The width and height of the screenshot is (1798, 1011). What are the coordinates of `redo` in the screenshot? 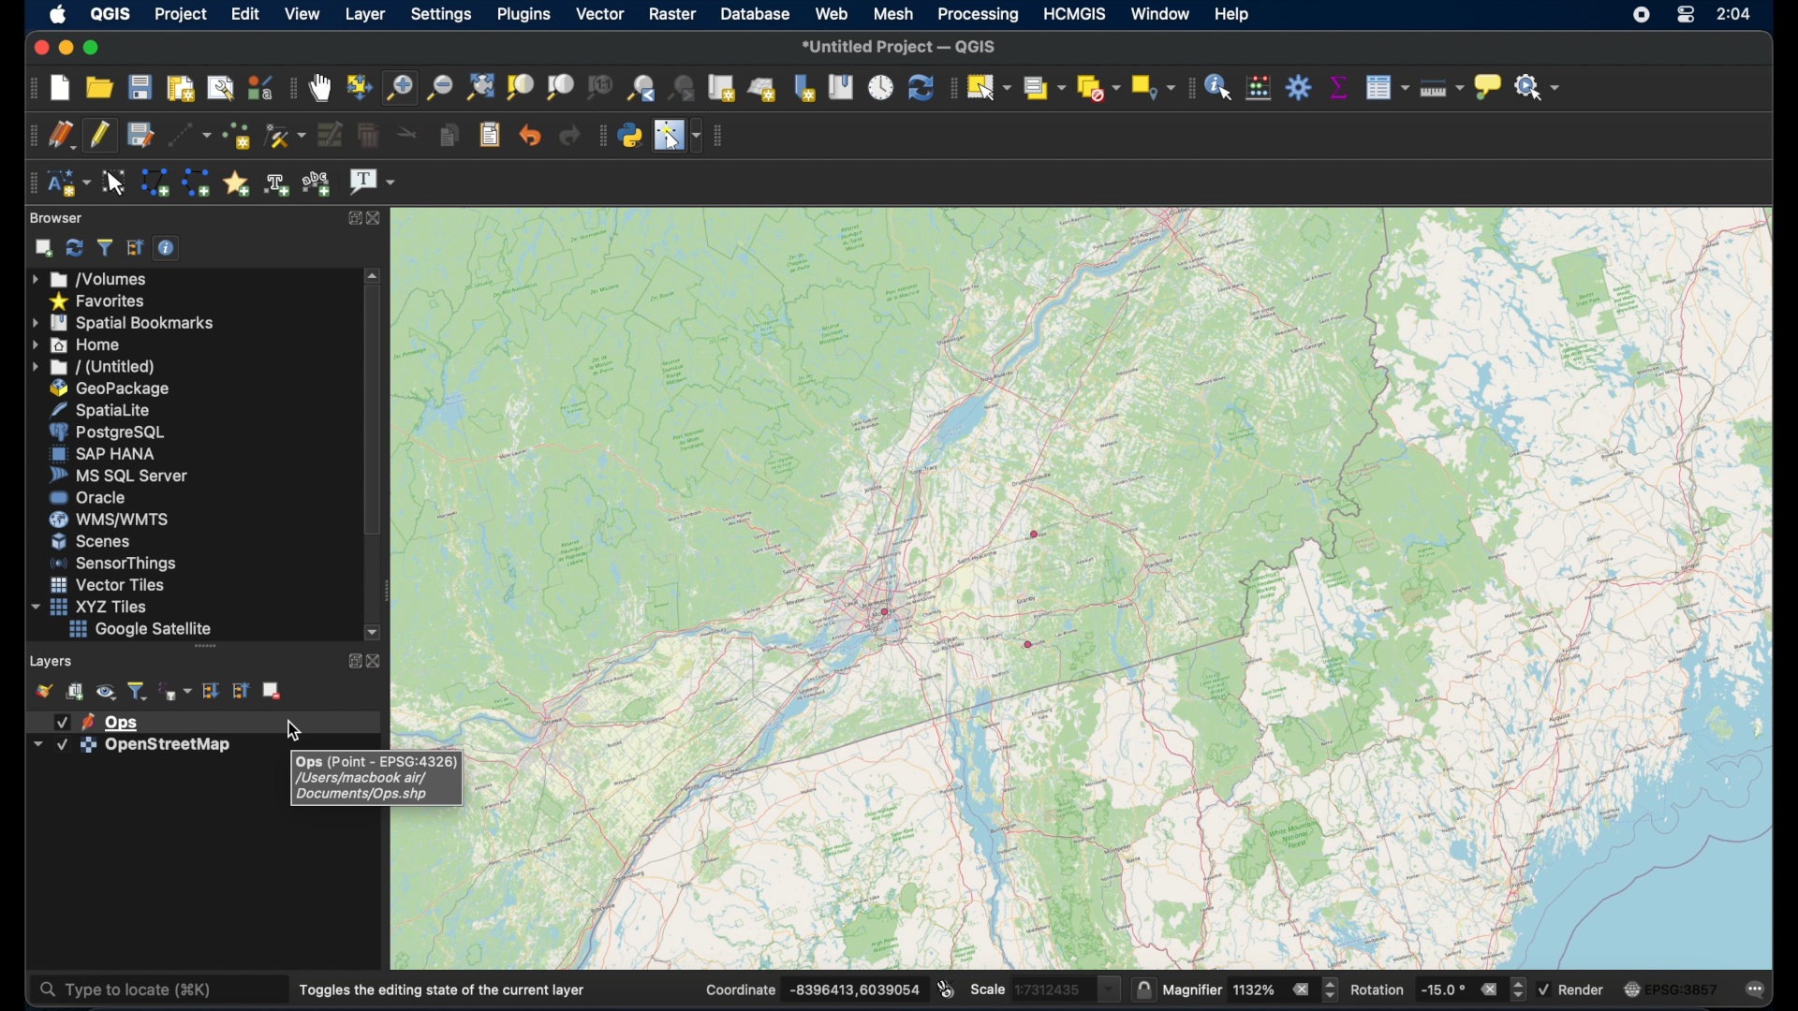 It's located at (567, 136).